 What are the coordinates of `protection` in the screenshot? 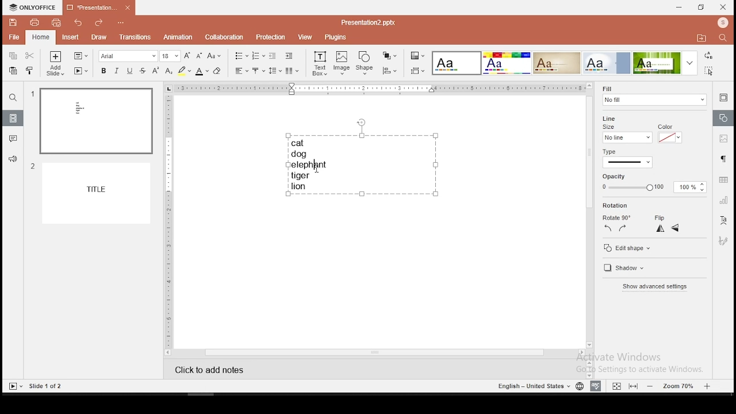 It's located at (270, 36).